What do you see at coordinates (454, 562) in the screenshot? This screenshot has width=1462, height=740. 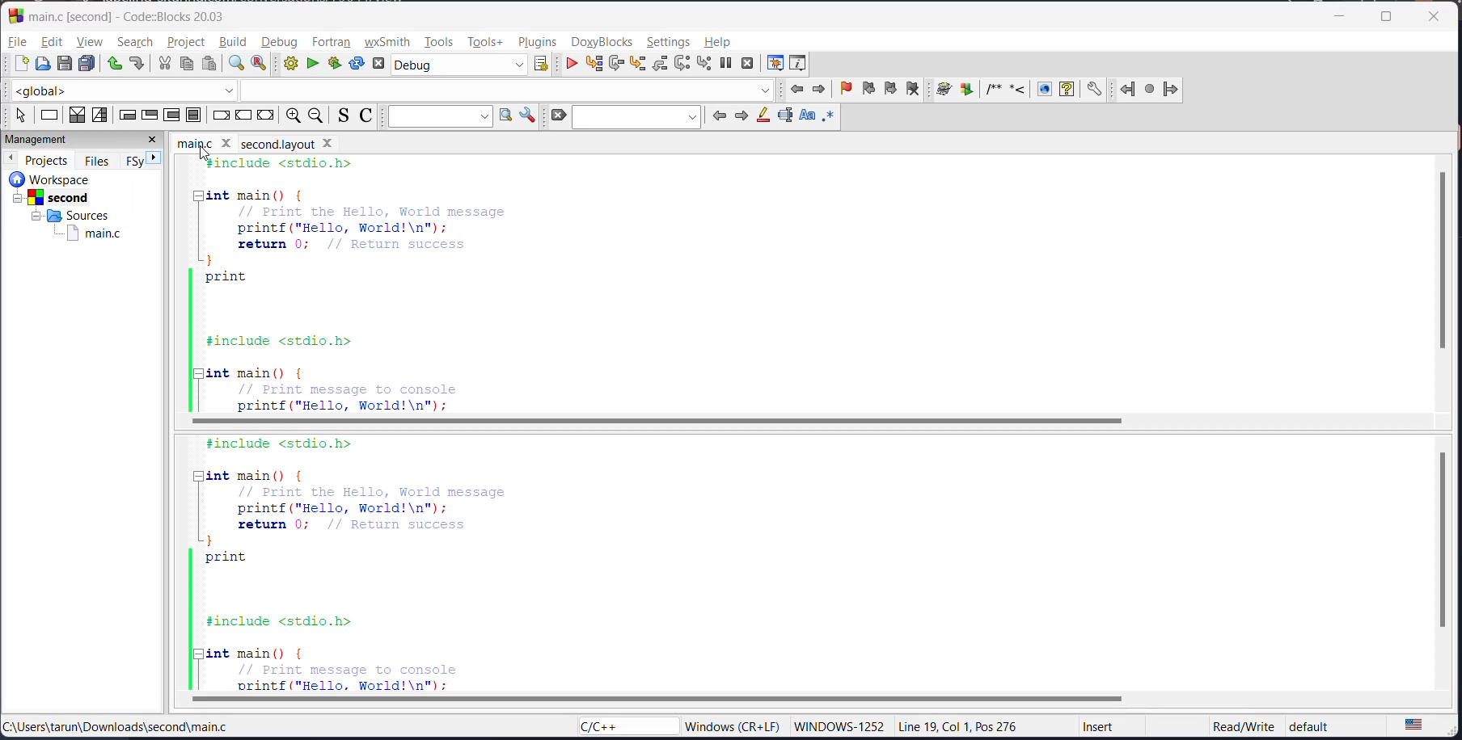 I see `code editor` at bounding box center [454, 562].